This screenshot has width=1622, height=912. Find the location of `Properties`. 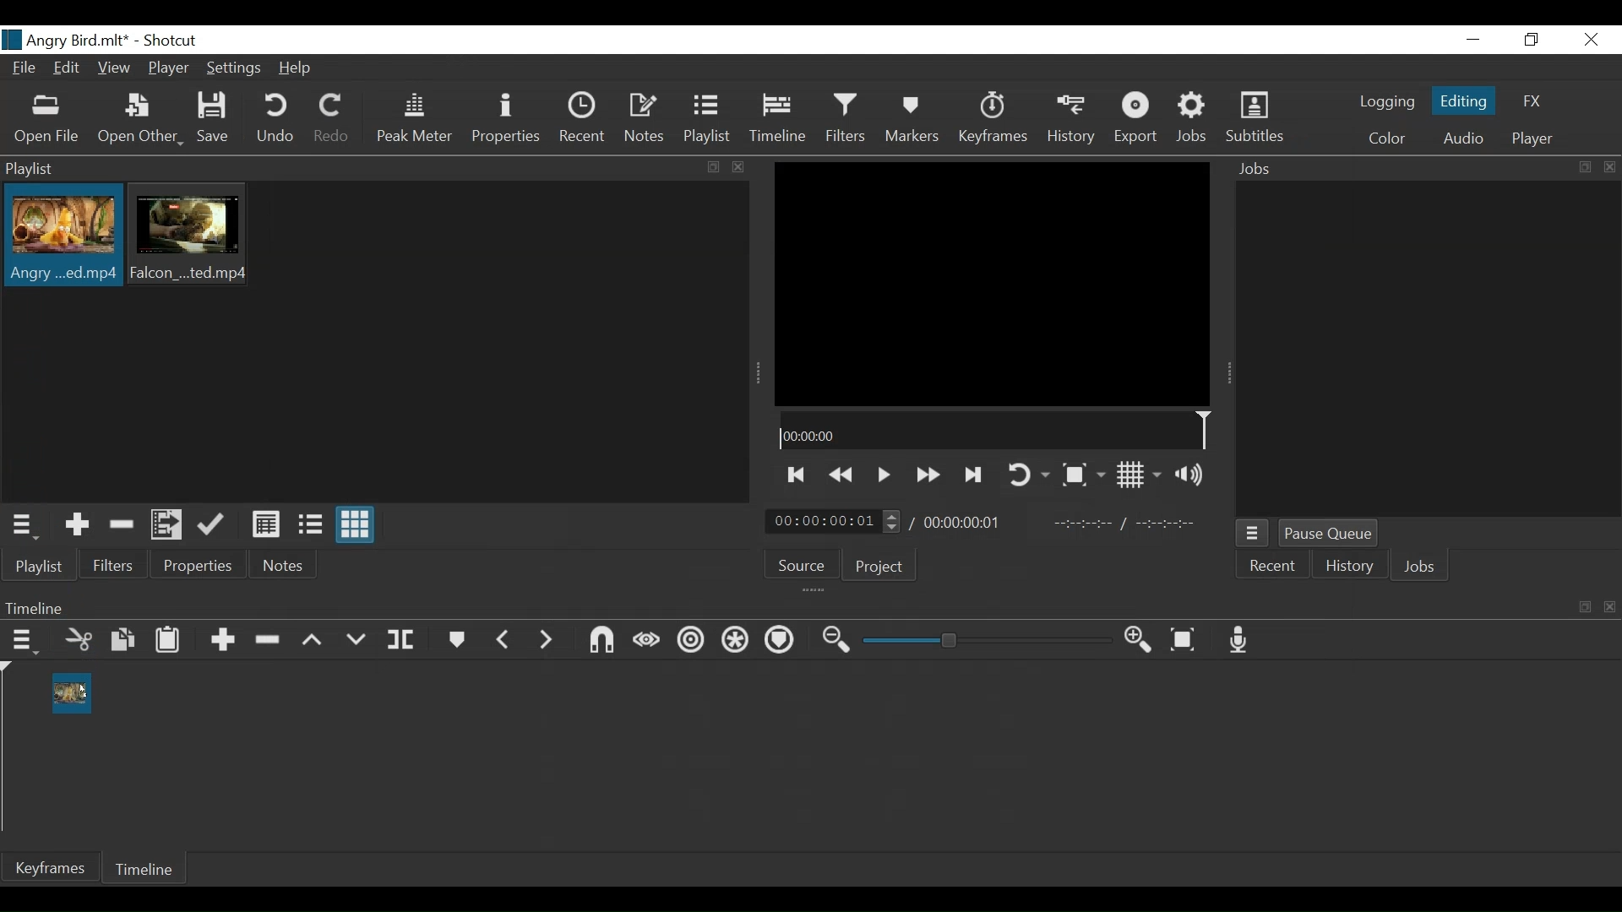

Properties is located at coordinates (196, 565).